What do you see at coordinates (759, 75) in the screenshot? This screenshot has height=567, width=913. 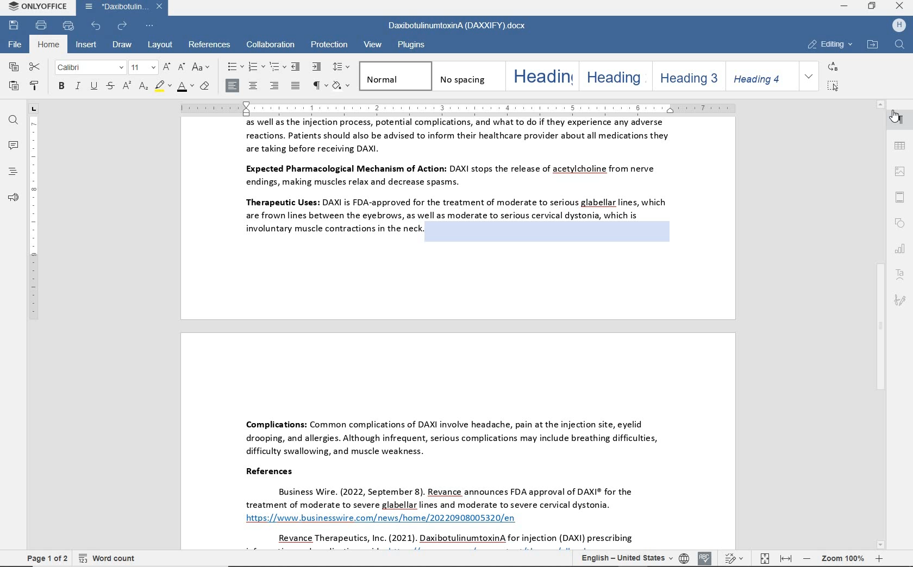 I see `heading 4` at bounding box center [759, 75].